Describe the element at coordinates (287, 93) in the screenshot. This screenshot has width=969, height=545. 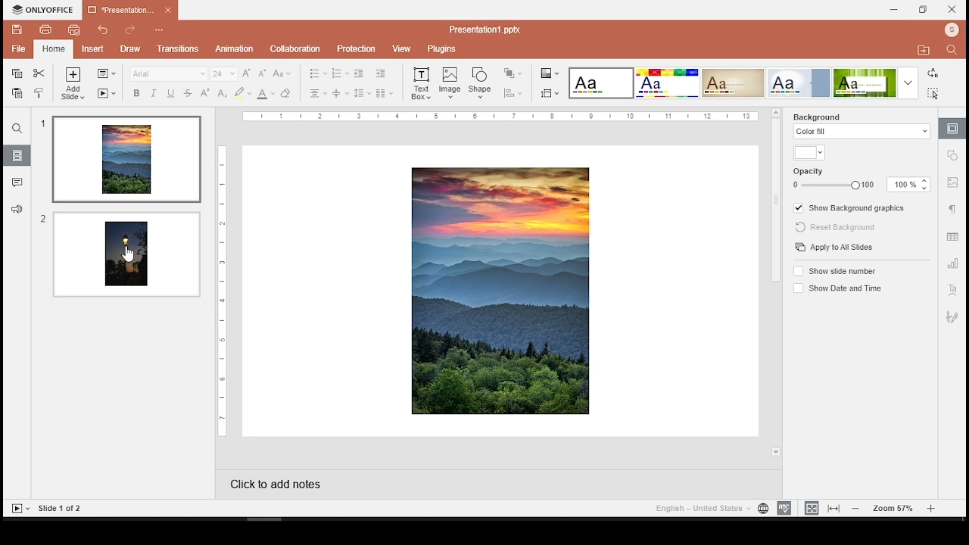
I see `eraser tools` at that location.